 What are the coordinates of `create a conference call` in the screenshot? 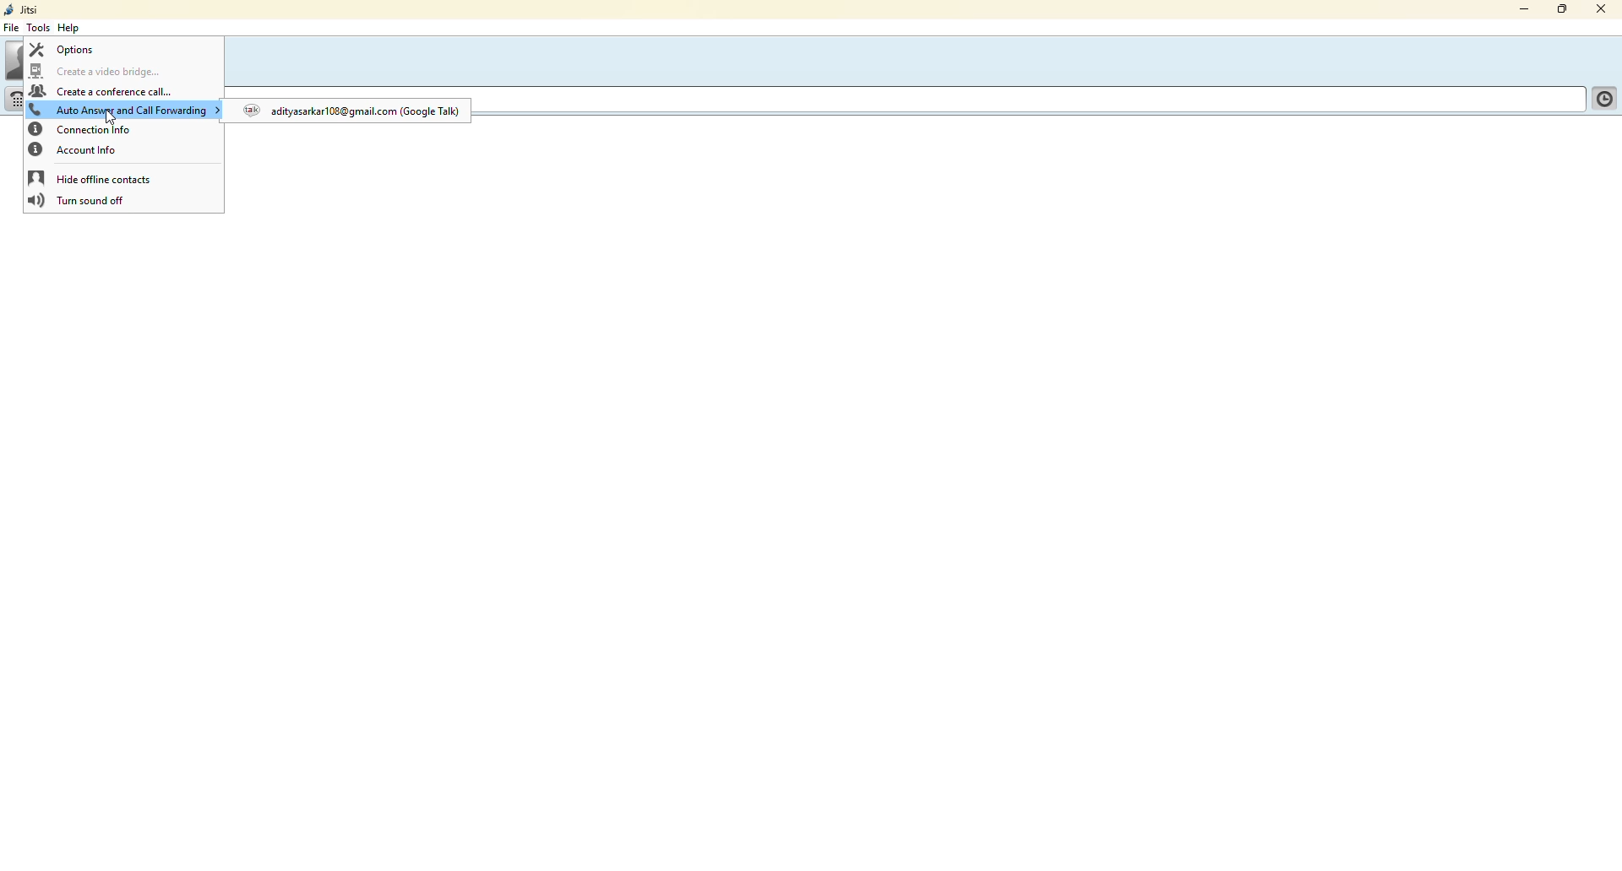 It's located at (100, 91).